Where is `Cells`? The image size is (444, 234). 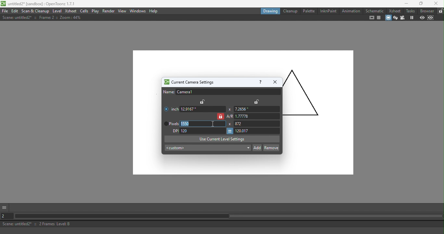
Cells is located at coordinates (84, 11).